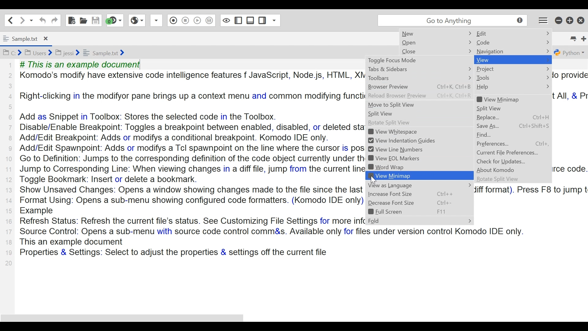 The image size is (588, 331). Describe the element at coordinates (571, 38) in the screenshot. I see `List all tabs` at that location.